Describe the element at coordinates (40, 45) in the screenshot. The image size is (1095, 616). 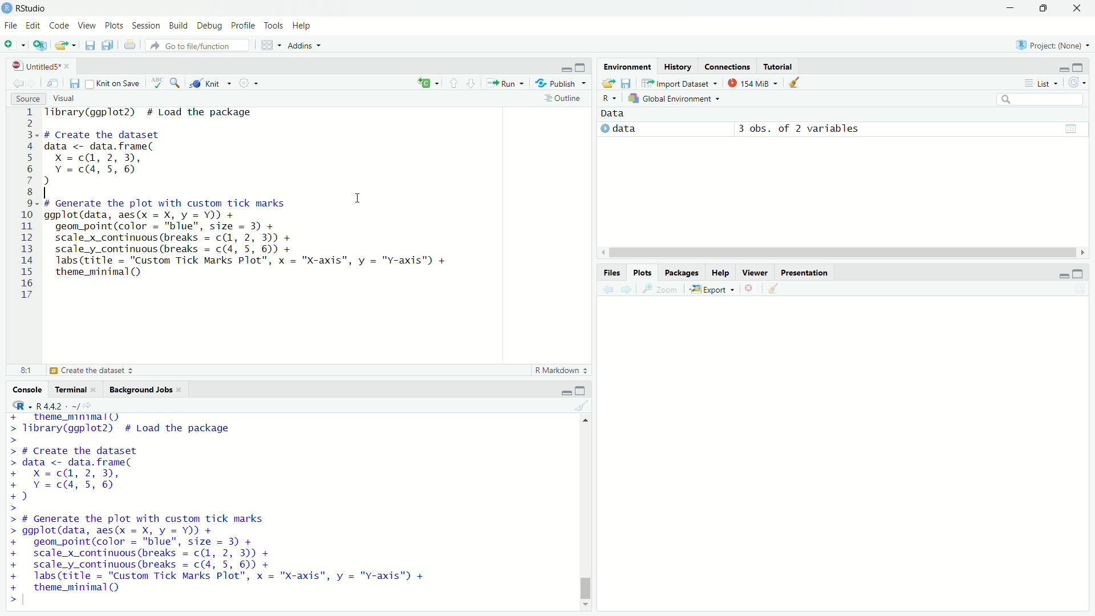
I see `create a project` at that location.